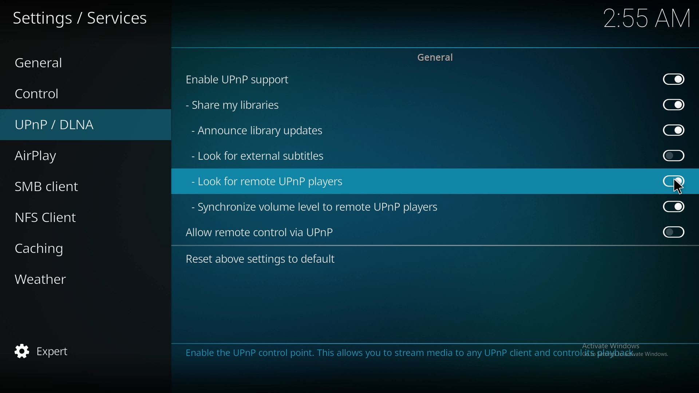 This screenshot has width=699, height=393. What do you see at coordinates (676, 130) in the screenshot?
I see `on (Greyed out)` at bounding box center [676, 130].